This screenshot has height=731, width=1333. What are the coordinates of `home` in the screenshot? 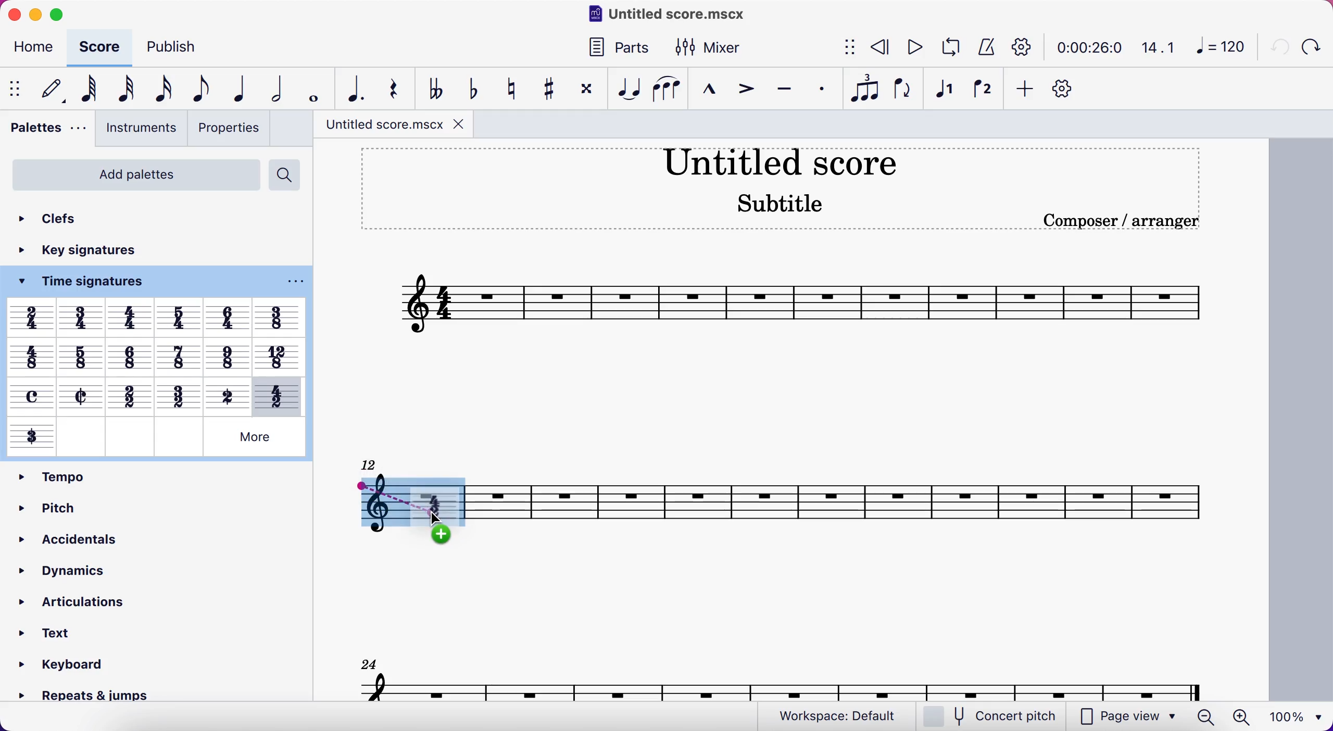 It's located at (29, 49).